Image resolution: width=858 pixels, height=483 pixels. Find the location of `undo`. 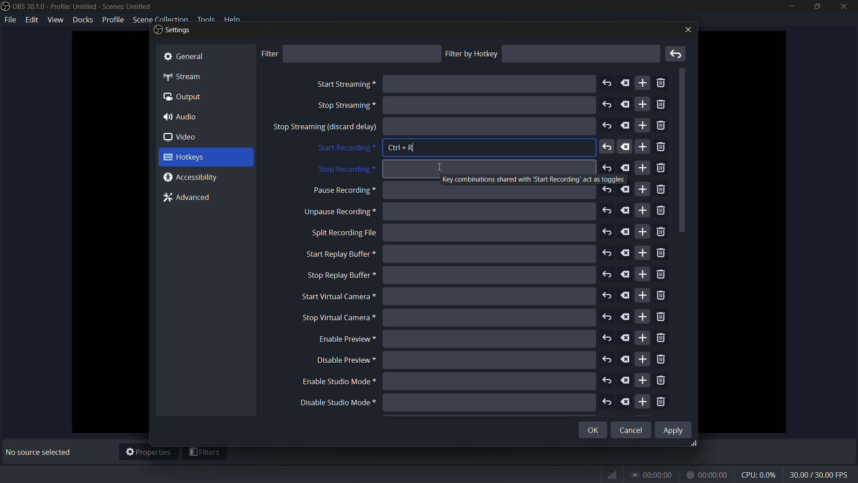

undo is located at coordinates (607, 211).